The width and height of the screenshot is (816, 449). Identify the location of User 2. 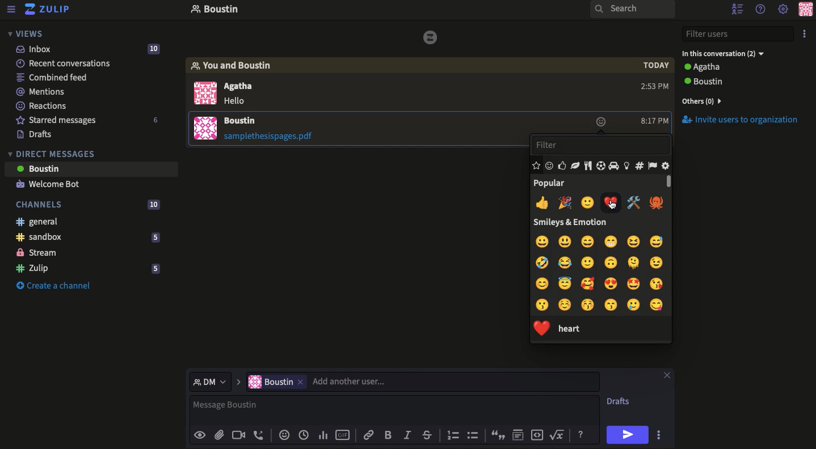
(733, 82).